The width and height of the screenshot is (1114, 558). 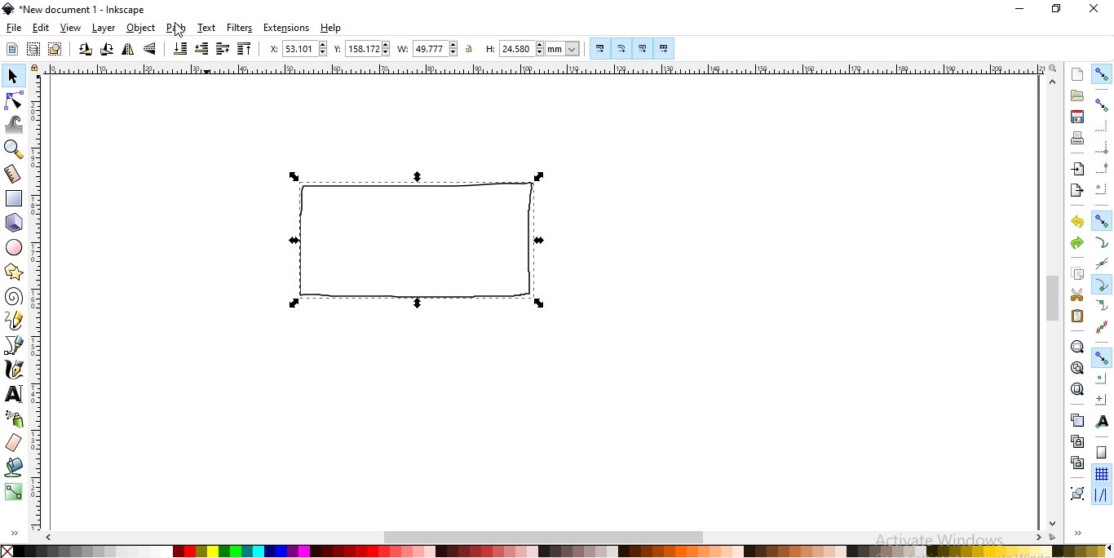 I want to click on draw bezier curves and straight lines, so click(x=15, y=345).